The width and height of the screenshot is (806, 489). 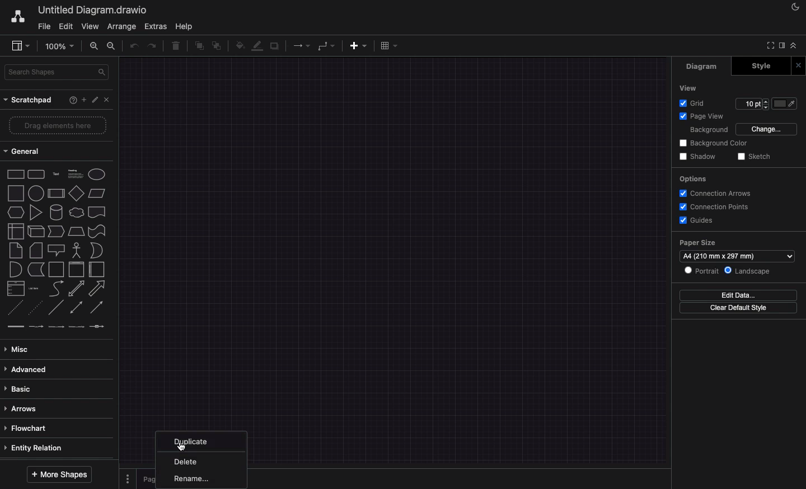 What do you see at coordinates (715, 143) in the screenshot?
I see `background color` at bounding box center [715, 143].